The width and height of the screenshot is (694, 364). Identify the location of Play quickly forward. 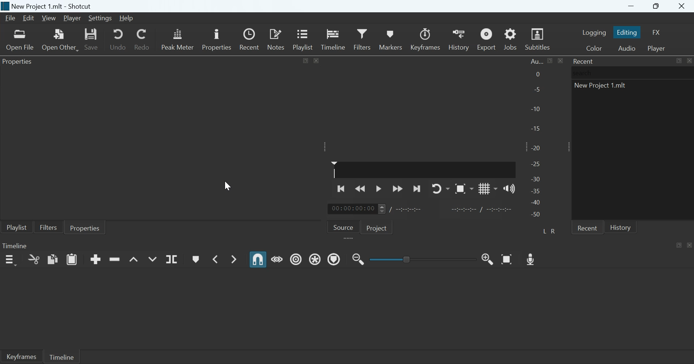
(398, 189).